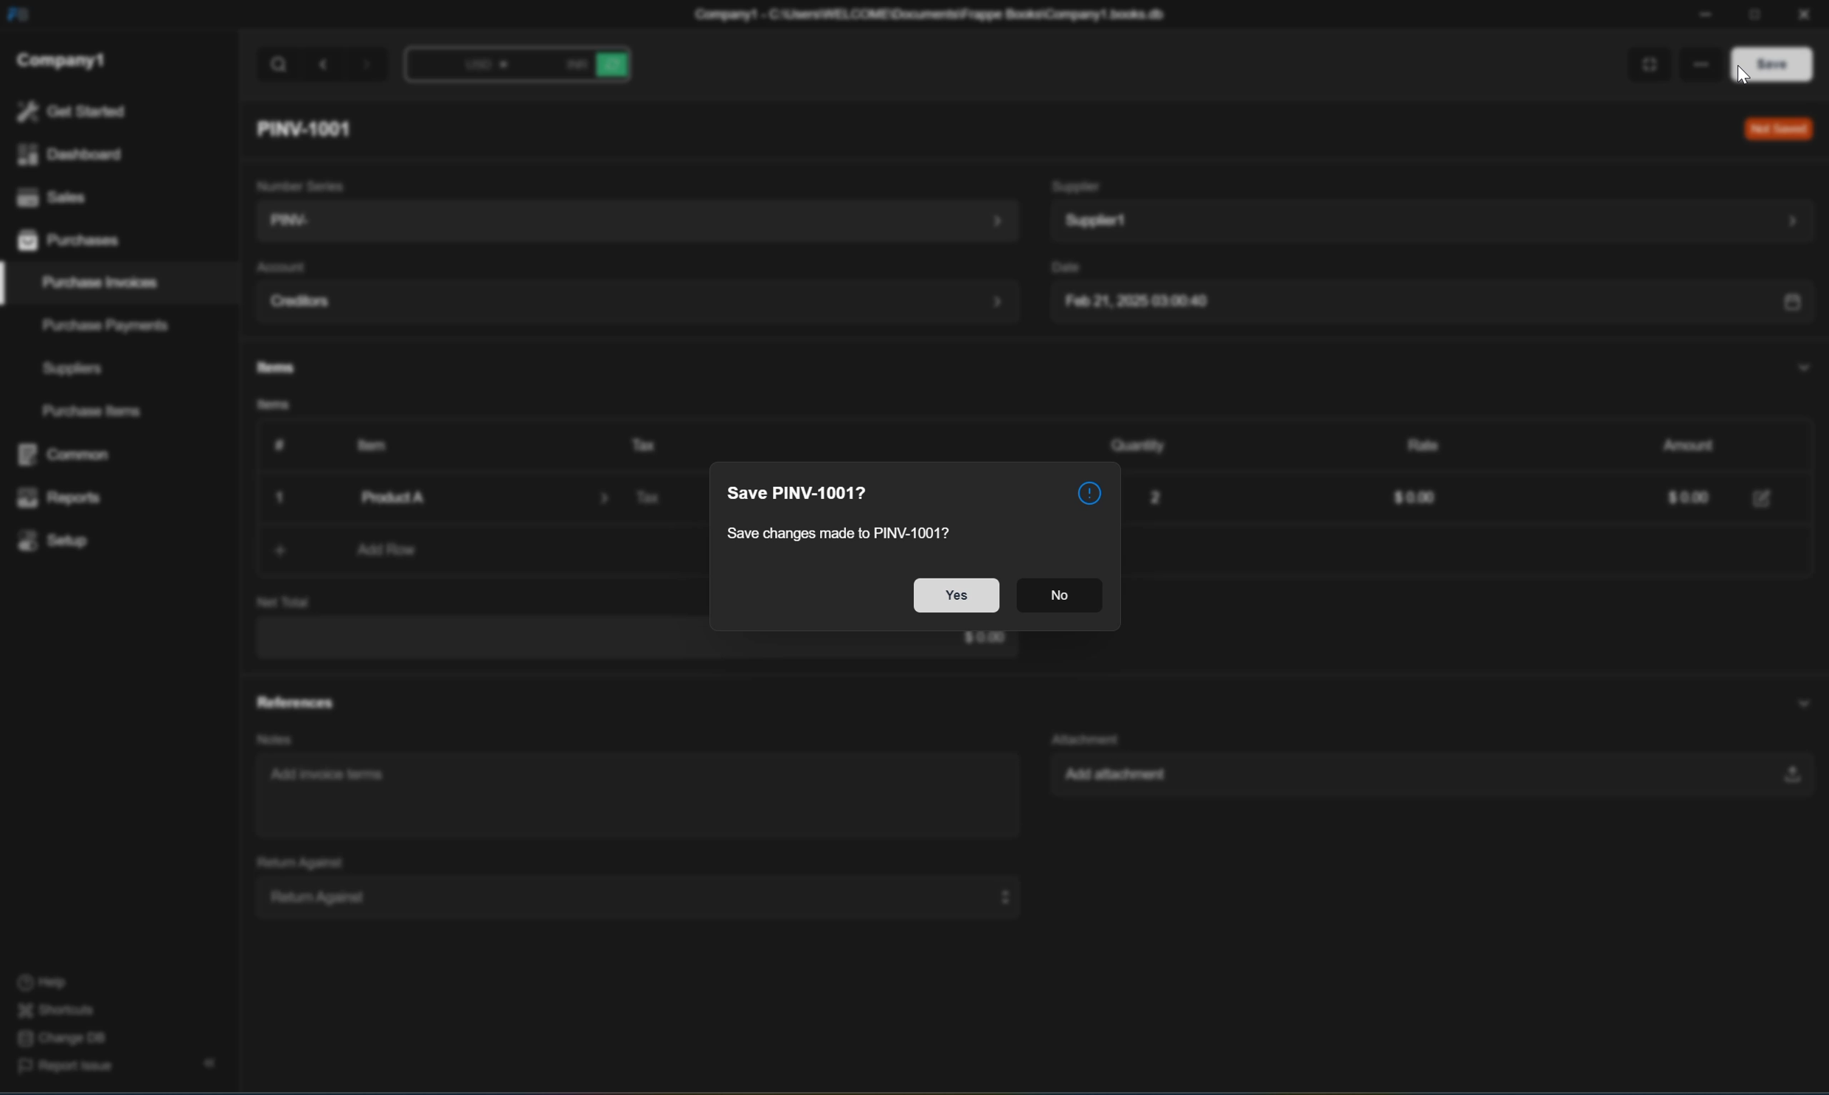  What do you see at coordinates (67, 155) in the screenshot?
I see `dashboard` at bounding box center [67, 155].